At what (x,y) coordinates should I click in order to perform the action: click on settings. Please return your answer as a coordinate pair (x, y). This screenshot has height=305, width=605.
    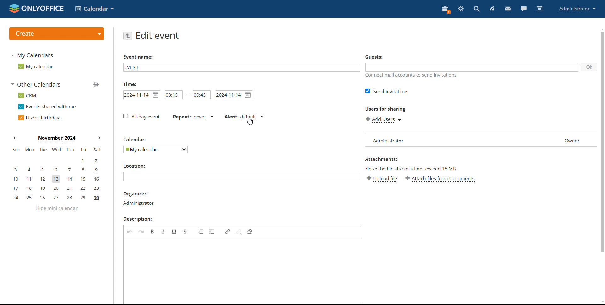
    Looking at the image, I should click on (461, 9).